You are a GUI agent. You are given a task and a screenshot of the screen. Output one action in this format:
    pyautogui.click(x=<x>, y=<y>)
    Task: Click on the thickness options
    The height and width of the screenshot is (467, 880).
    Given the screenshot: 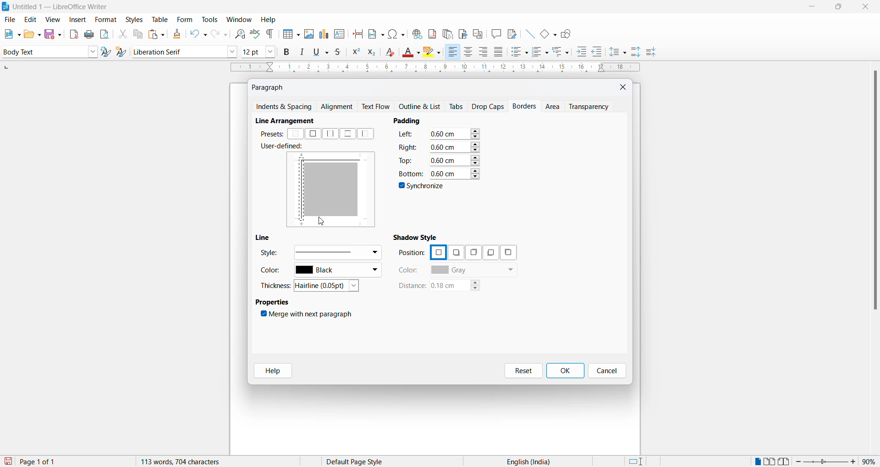 What is the action you would take?
    pyautogui.click(x=330, y=286)
    